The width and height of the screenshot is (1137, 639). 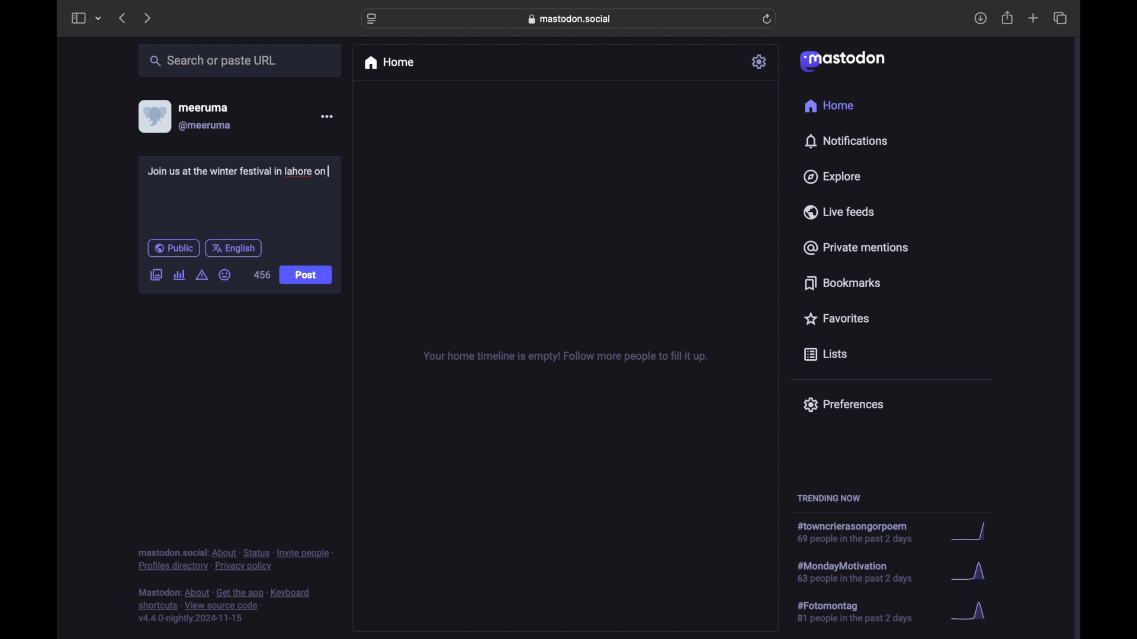 I want to click on next, so click(x=149, y=18).